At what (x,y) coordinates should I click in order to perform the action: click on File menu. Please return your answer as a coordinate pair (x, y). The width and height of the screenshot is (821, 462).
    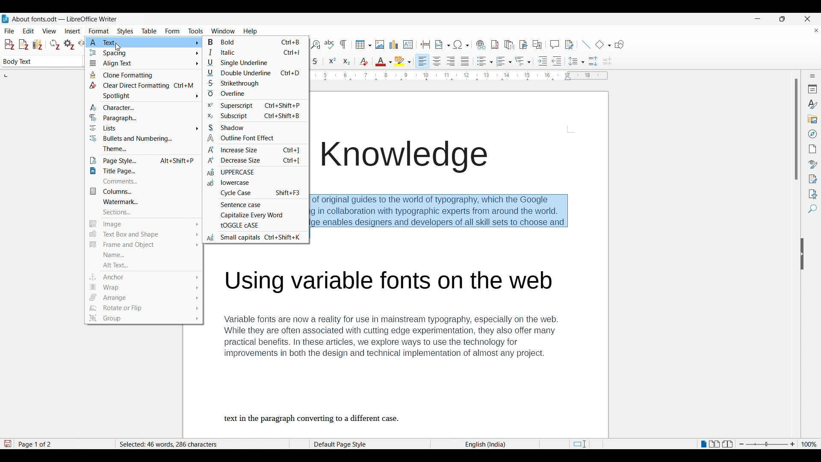
    Looking at the image, I should click on (9, 31).